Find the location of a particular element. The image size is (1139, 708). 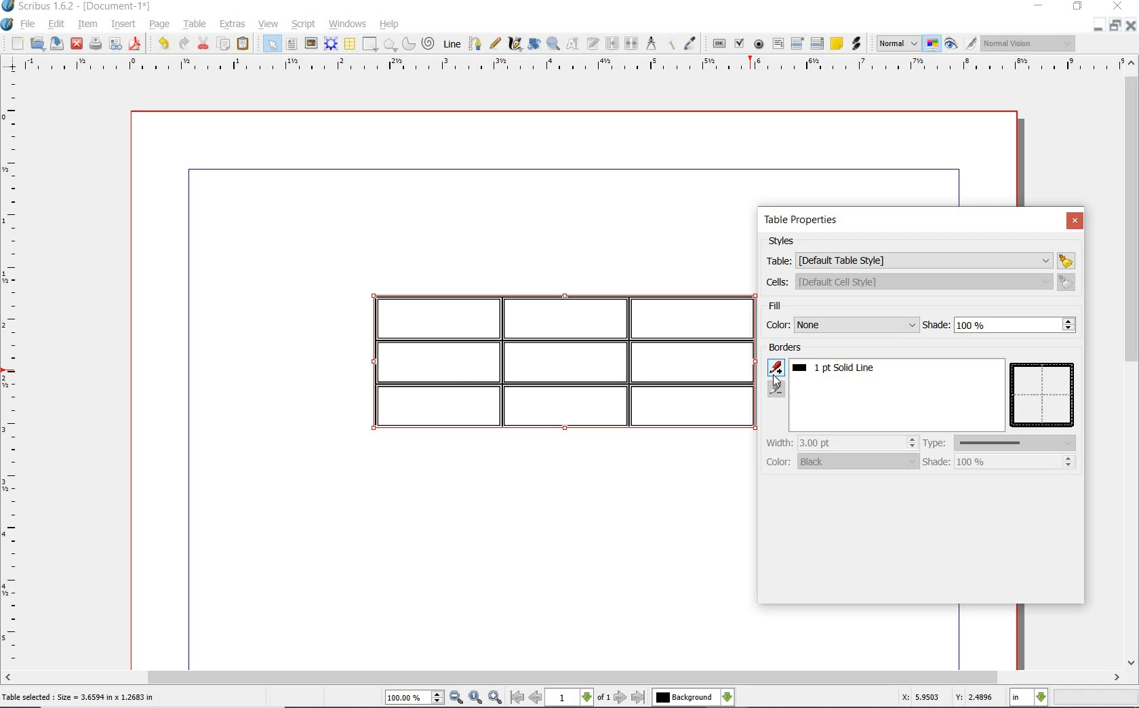

arc is located at coordinates (409, 44).